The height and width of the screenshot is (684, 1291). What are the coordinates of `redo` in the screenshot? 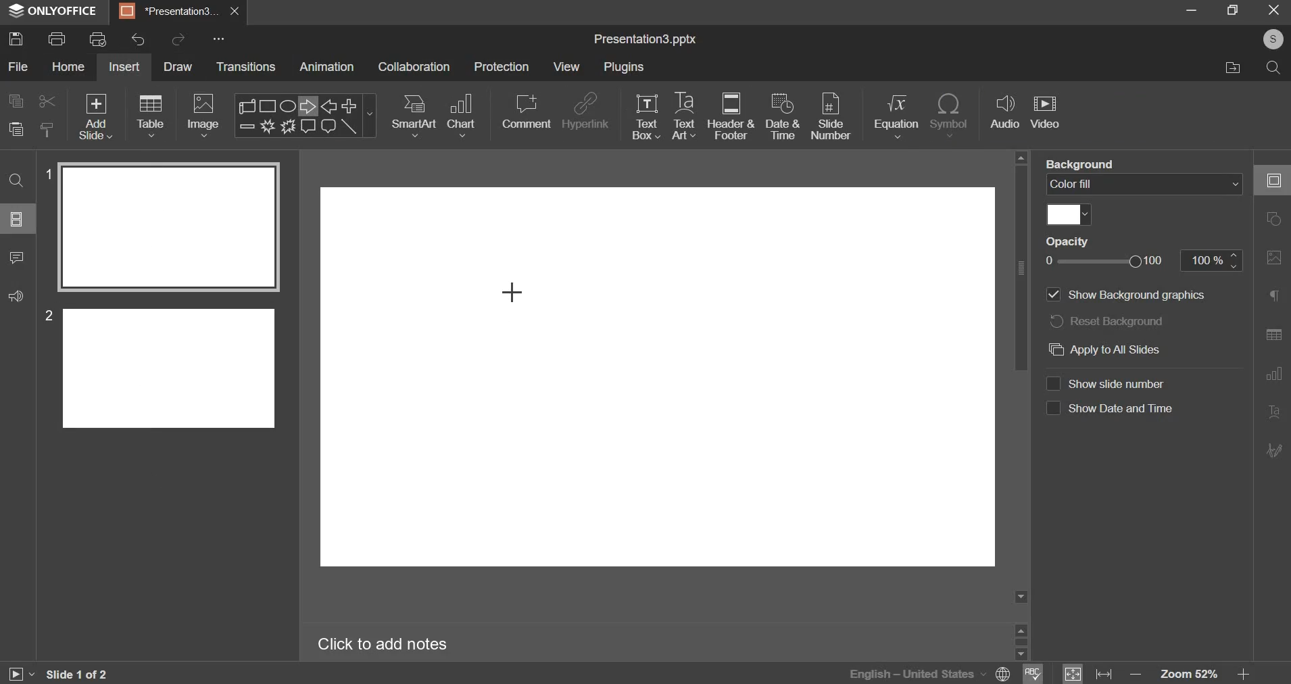 It's located at (180, 38).